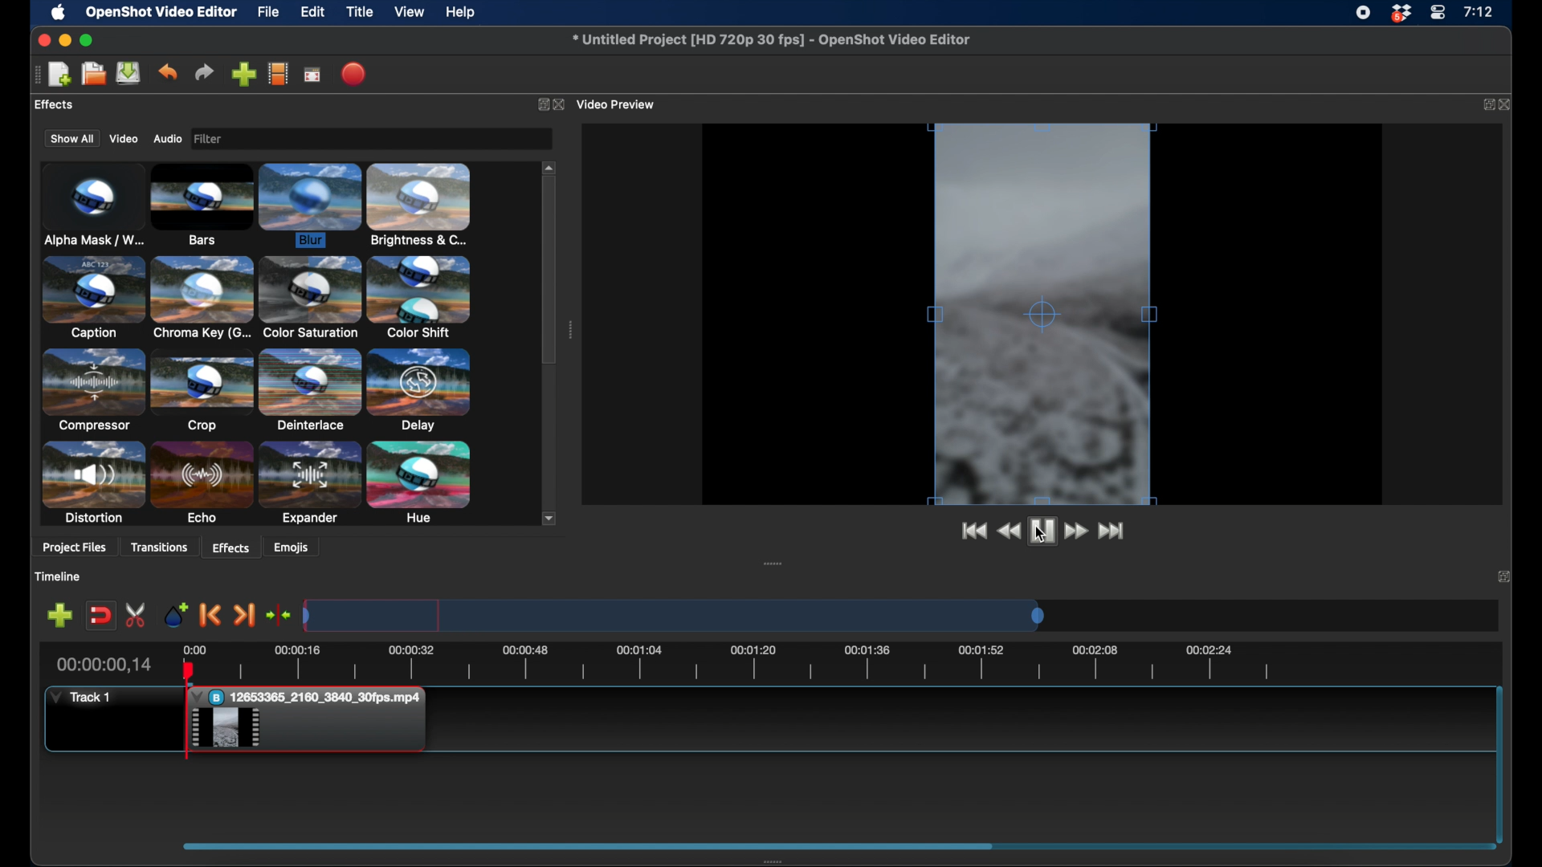  I want to click on drag handle, so click(777, 861).